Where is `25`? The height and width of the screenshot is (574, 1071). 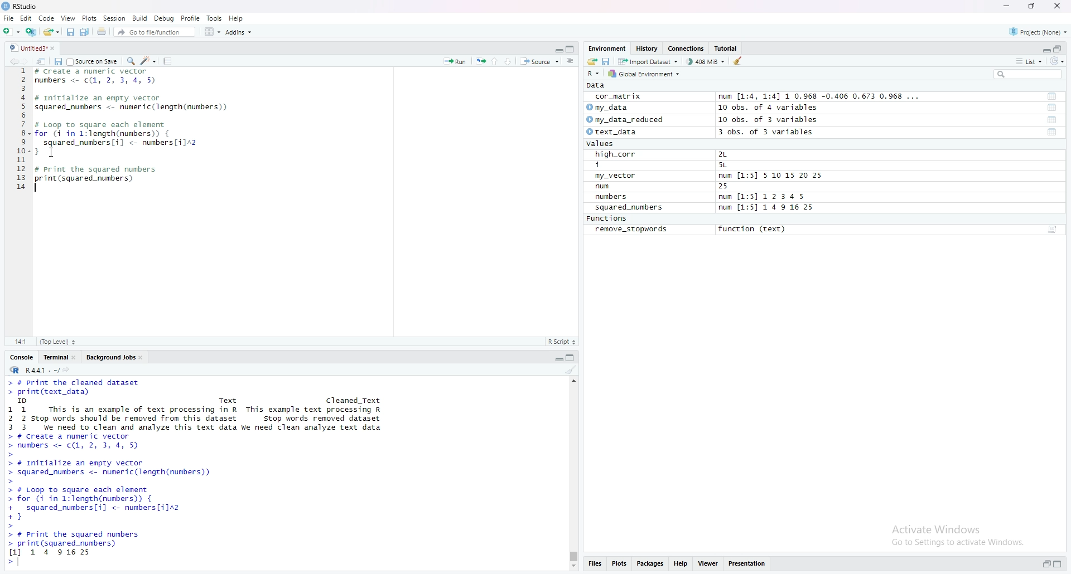
25 is located at coordinates (735, 187).